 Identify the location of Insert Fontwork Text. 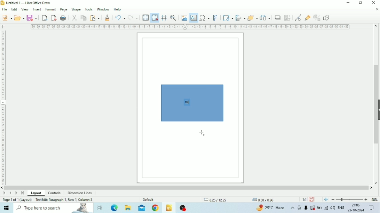
(216, 18).